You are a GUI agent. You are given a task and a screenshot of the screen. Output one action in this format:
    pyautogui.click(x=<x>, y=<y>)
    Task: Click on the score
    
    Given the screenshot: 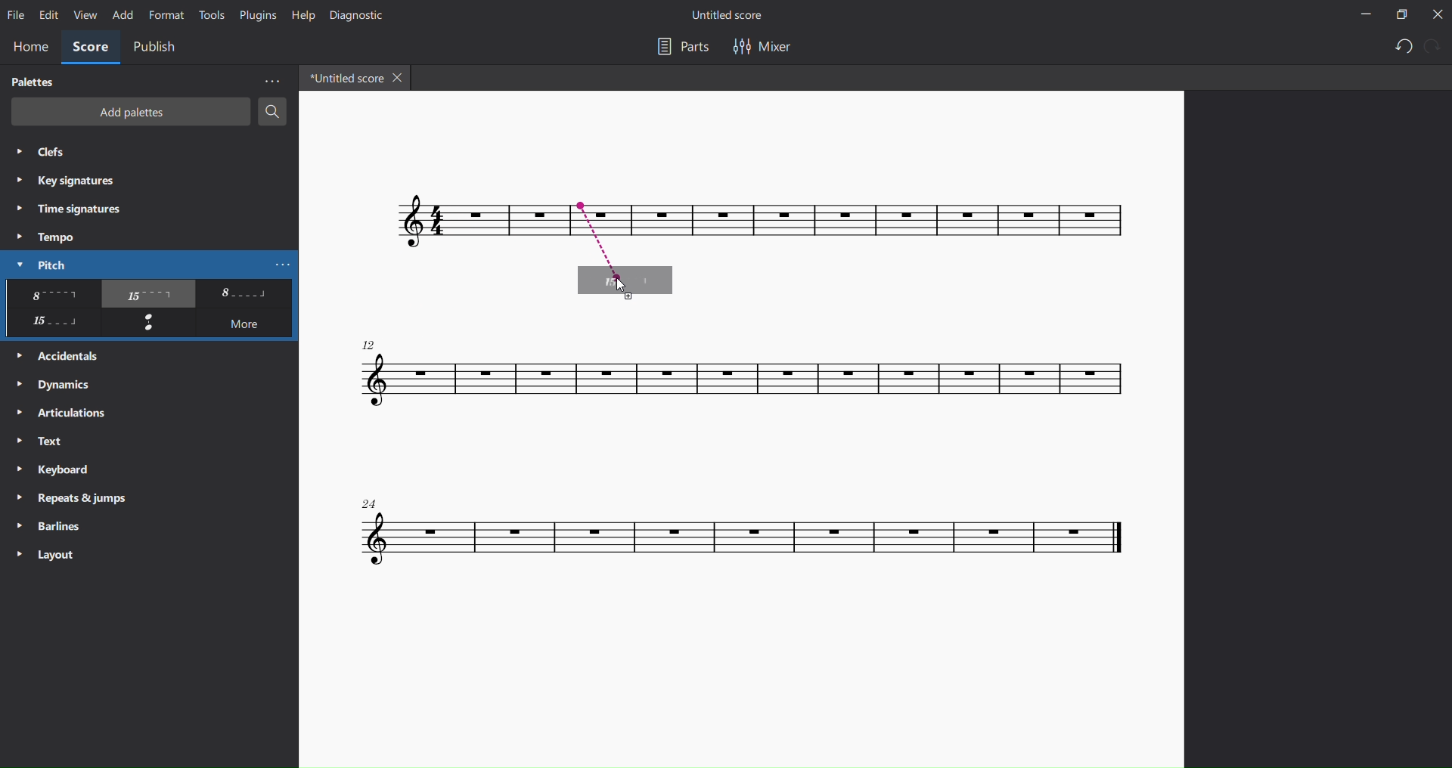 What is the action you would take?
    pyautogui.click(x=743, y=531)
    